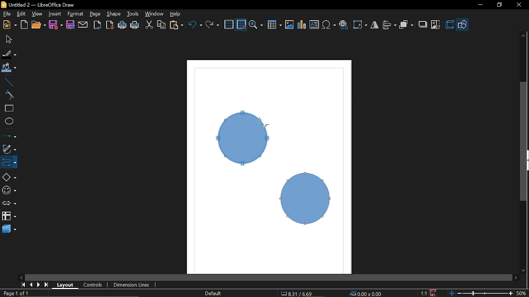  Describe the element at coordinates (450, 25) in the screenshot. I see `3d effects` at that location.